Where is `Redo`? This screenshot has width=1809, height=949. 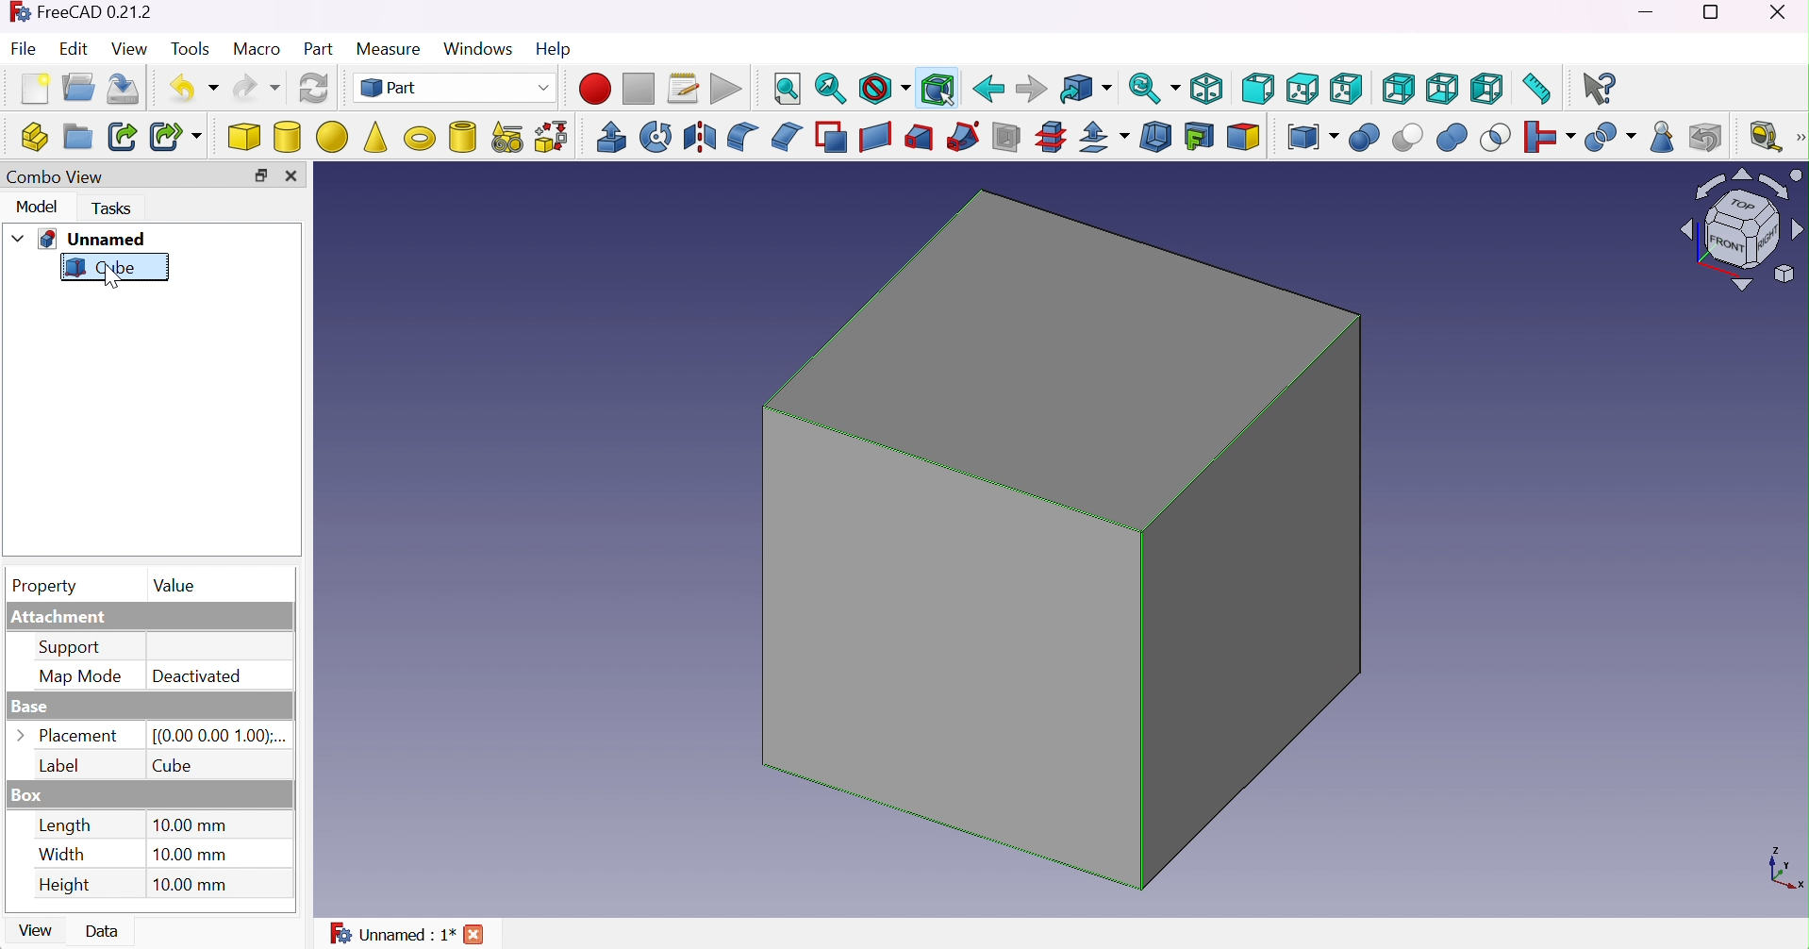
Redo is located at coordinates (255, 90).